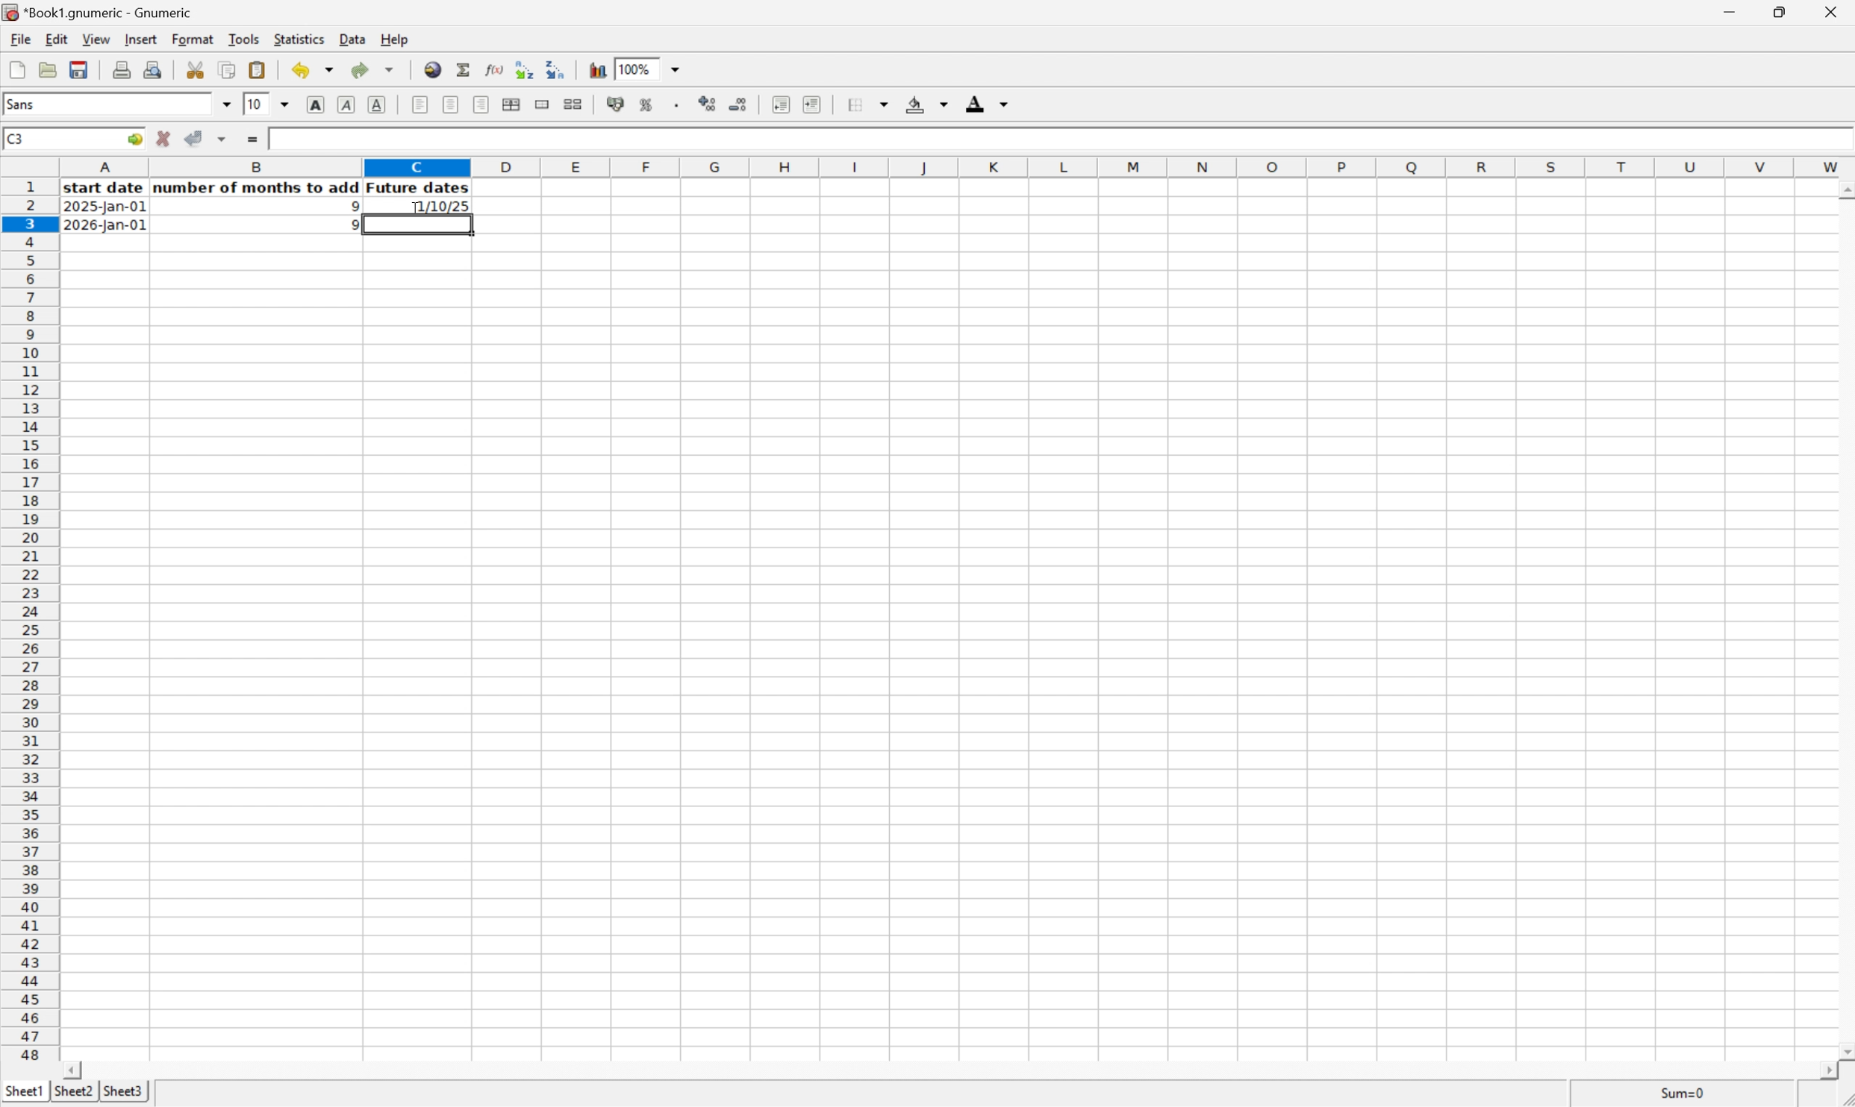  I want to click on Sum in current cell, so click(464, 69).